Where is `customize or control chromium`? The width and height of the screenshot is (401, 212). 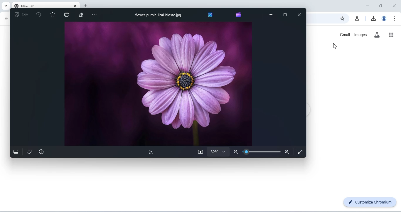
customize or control chromium is located at coordinates (394, 18).